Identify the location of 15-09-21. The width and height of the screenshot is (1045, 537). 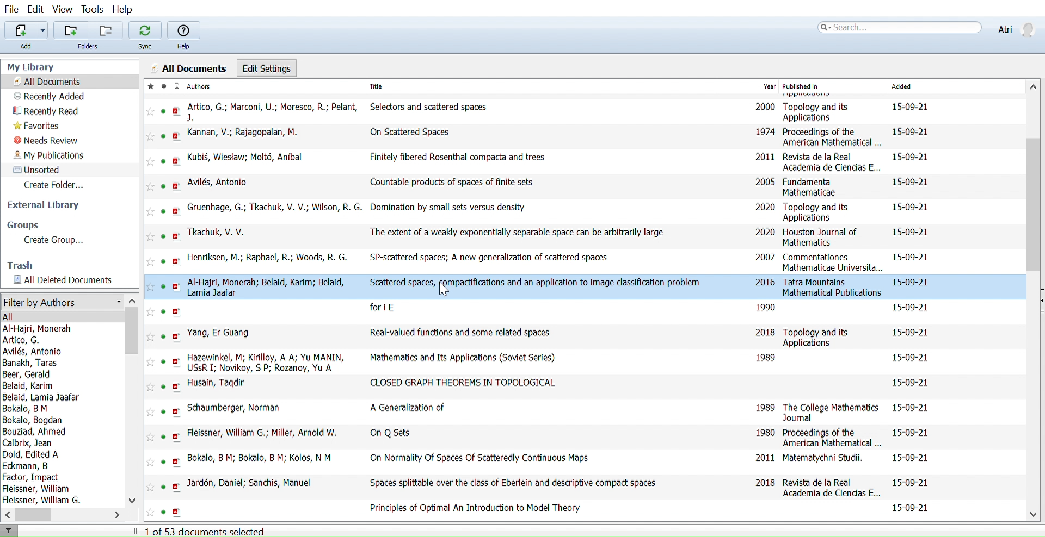
(912, 308).